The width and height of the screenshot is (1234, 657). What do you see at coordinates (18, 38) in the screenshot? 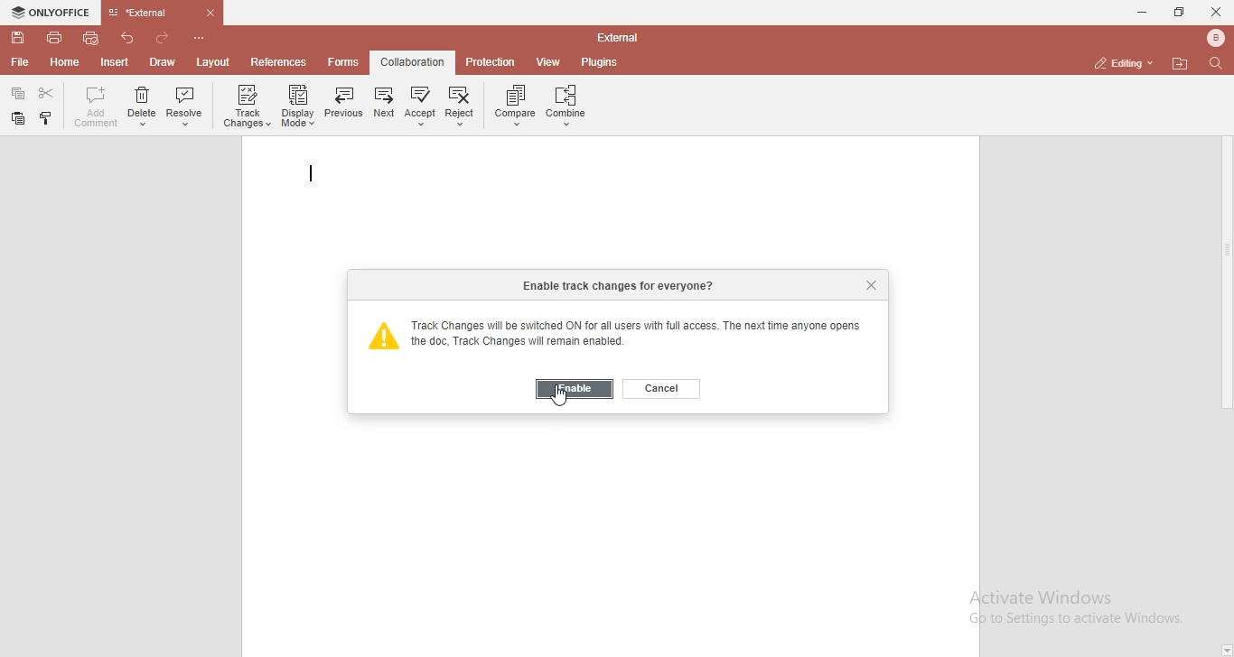
I see `save` at bounding box center [18, 38].